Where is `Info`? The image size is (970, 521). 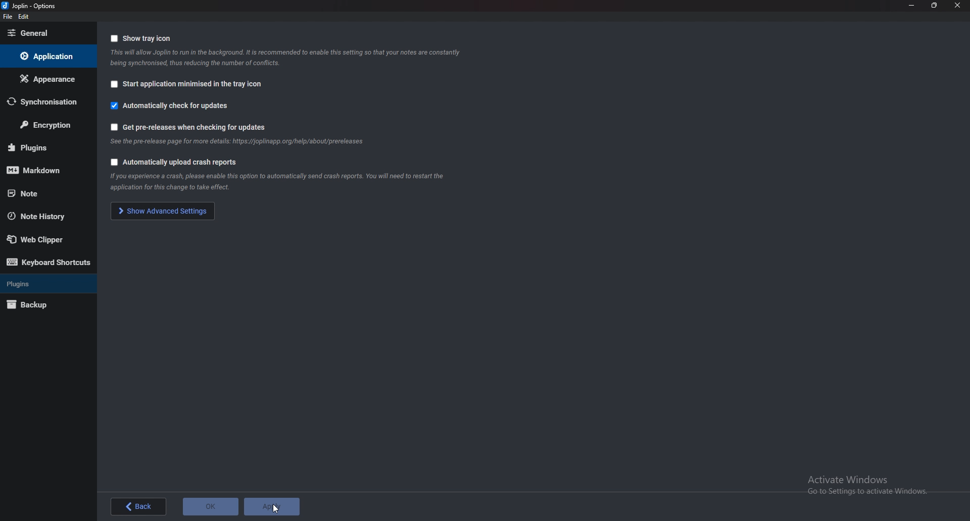
Info is located at coordinates (288, 58).